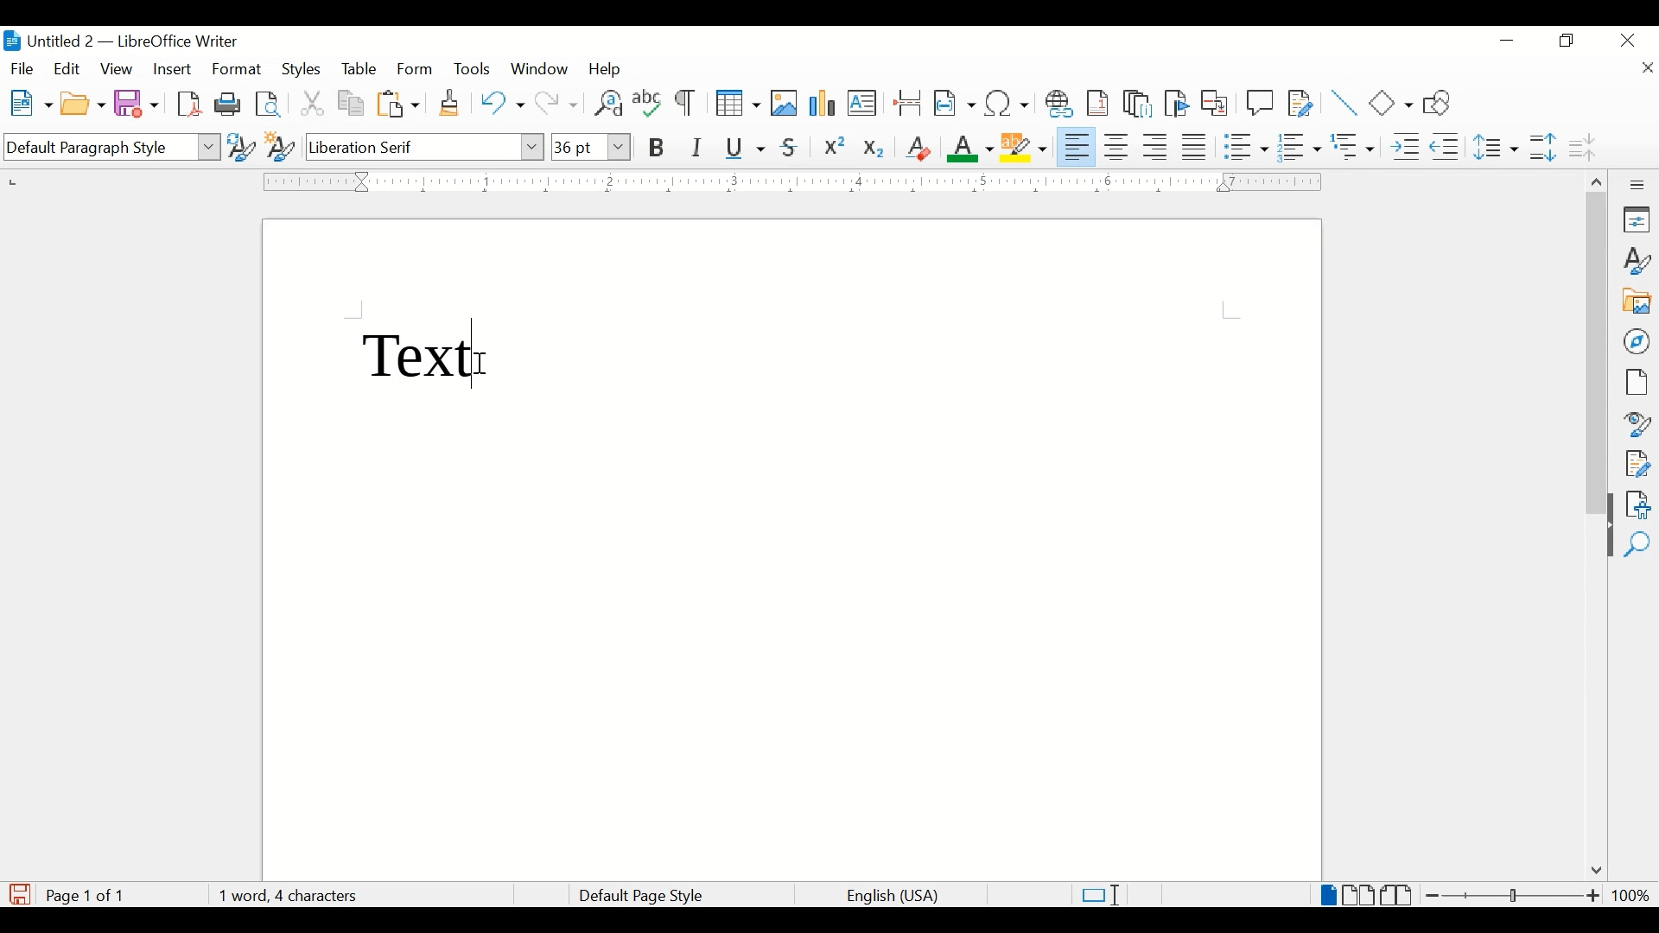  Describe the element at coordinates (1629, 39) in the screenshot. I see `close` at that location.